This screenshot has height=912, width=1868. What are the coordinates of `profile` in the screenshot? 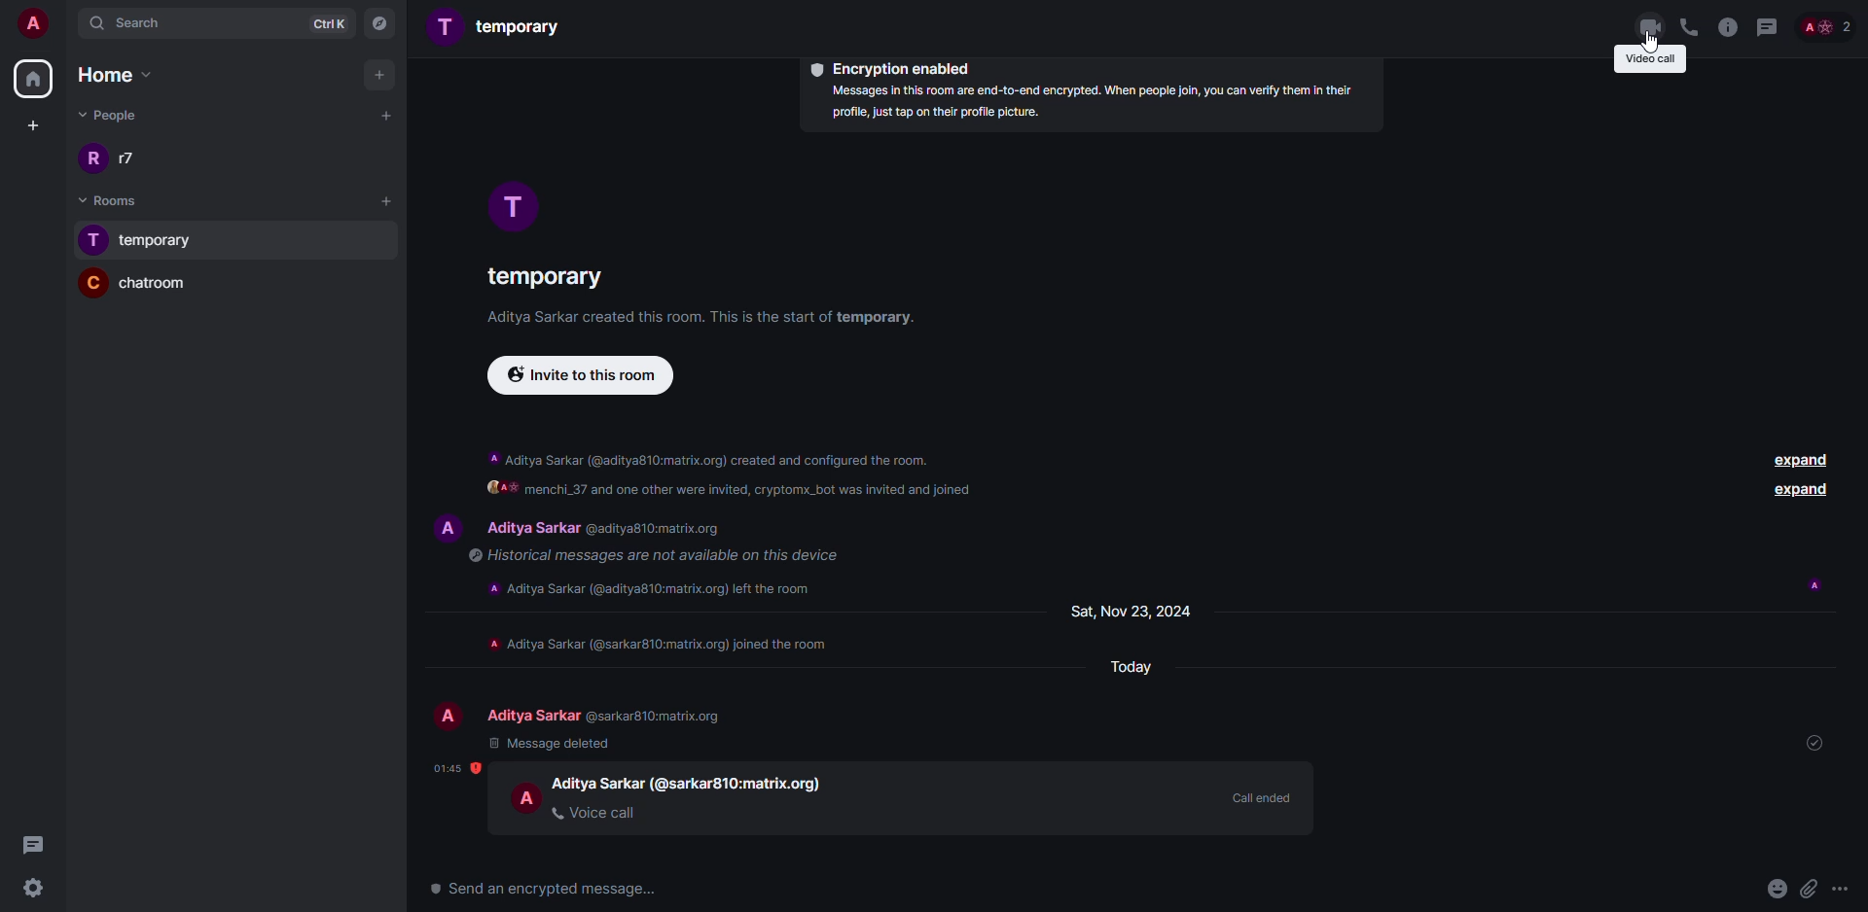 It's located at (93, 240).